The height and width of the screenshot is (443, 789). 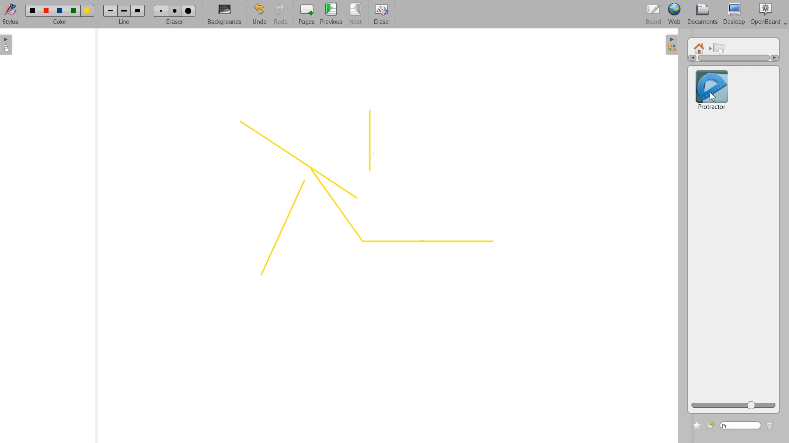 I want to click on Web, so click(x=675, y=14).